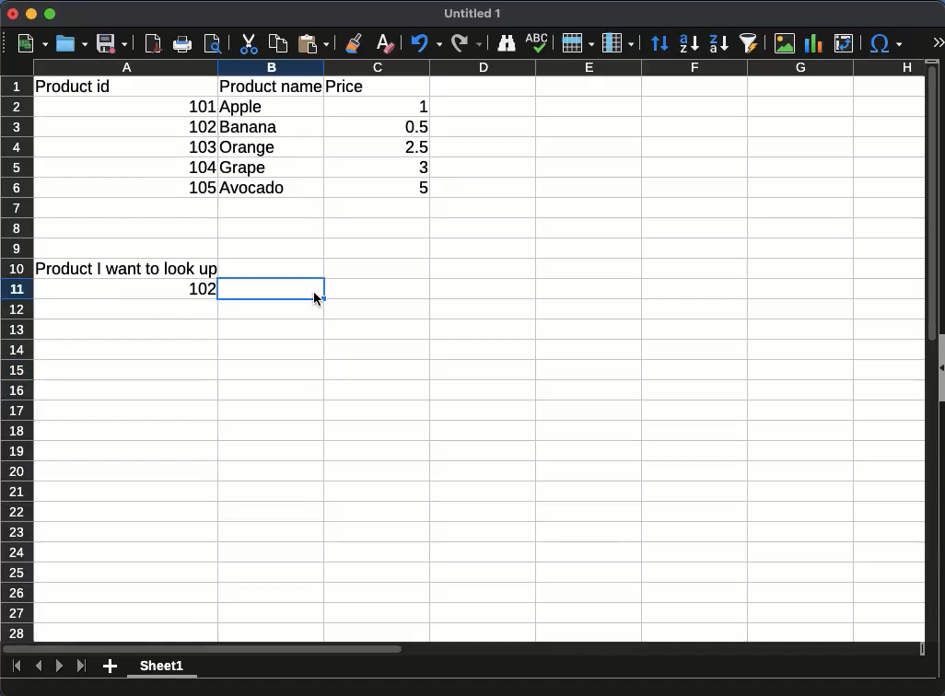 The image size is (945, 696). I want to click on open, so click(72, 43).